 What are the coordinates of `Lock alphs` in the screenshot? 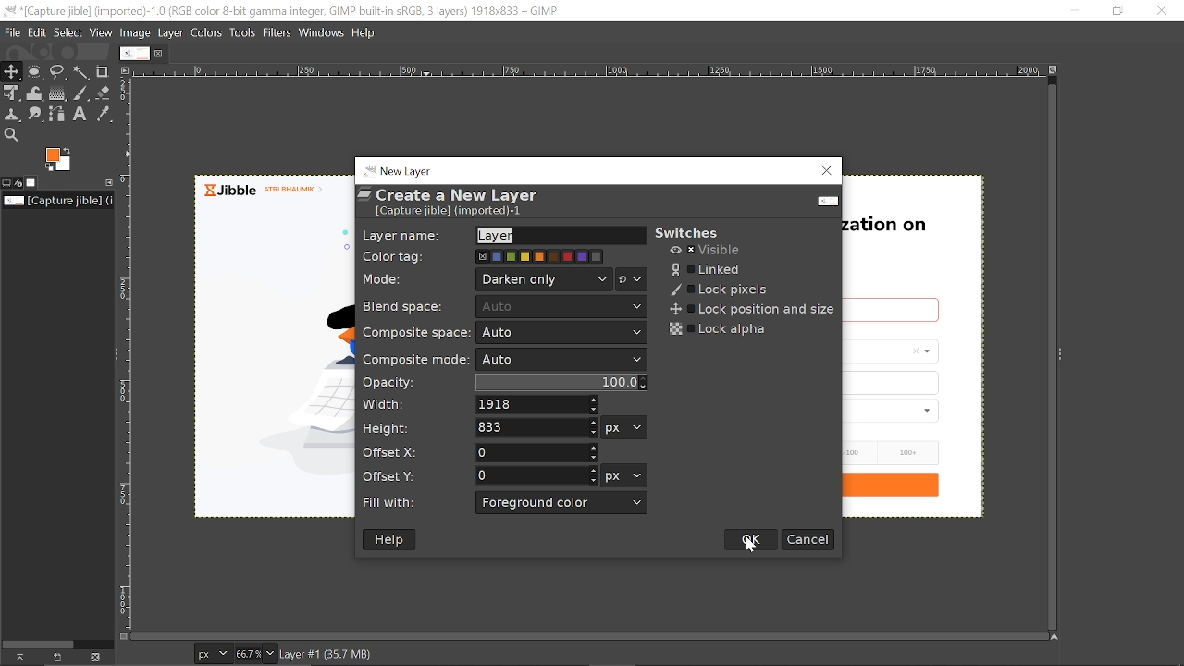 It's located at (720, 328).